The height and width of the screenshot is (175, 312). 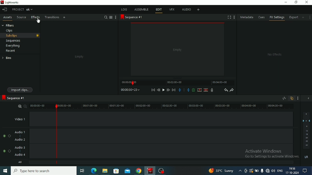 I want to click on Filters, so click(x=9, y=25).